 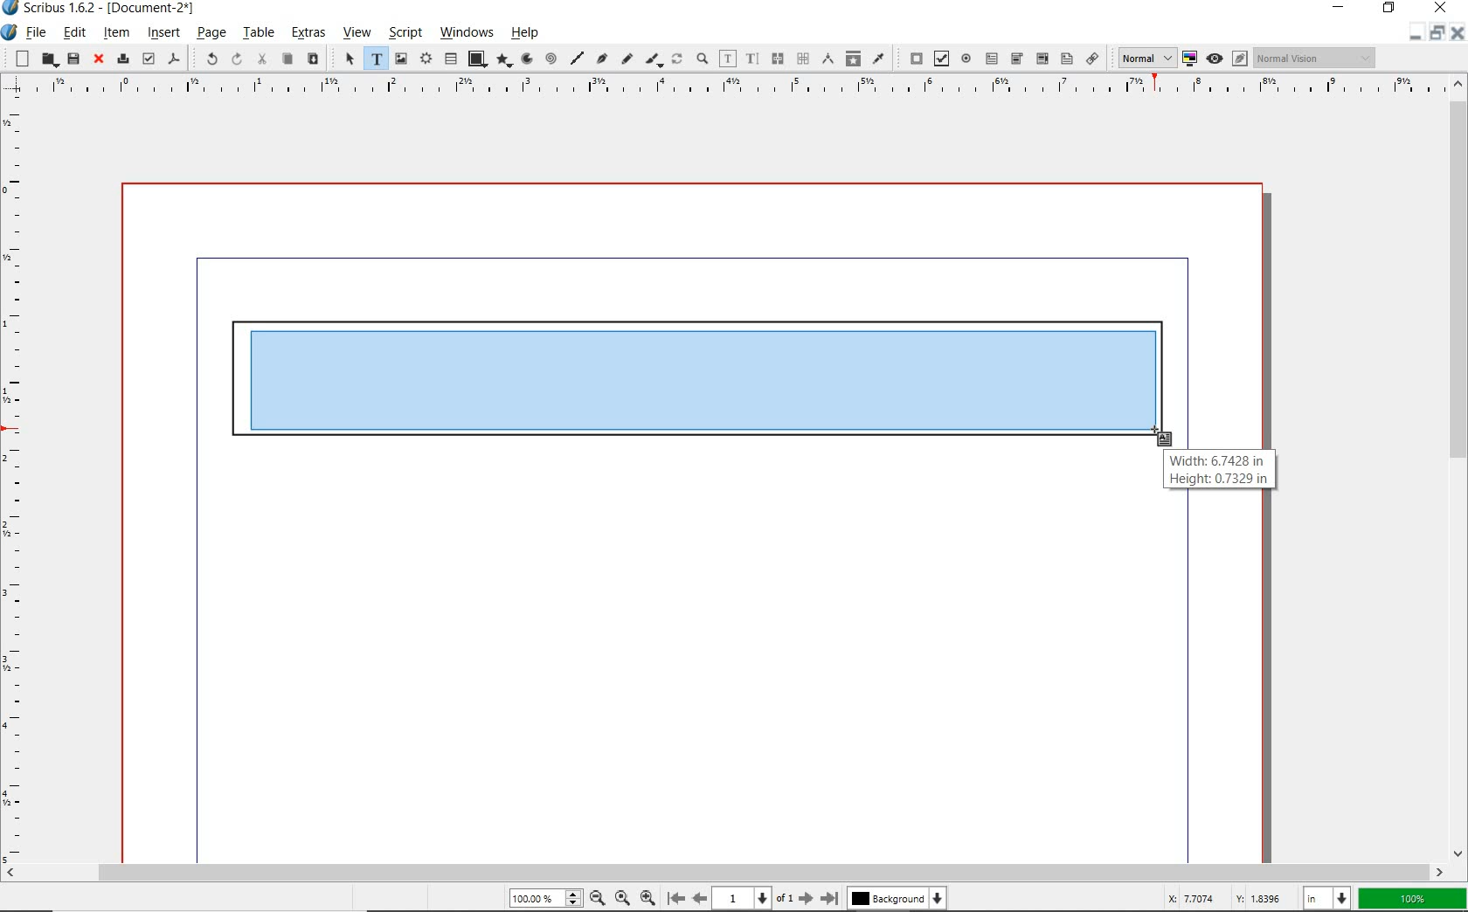 What do you see at coordinates (425, 59) in the screenshot?
I see `render frame` at bounding box center [425, 59].